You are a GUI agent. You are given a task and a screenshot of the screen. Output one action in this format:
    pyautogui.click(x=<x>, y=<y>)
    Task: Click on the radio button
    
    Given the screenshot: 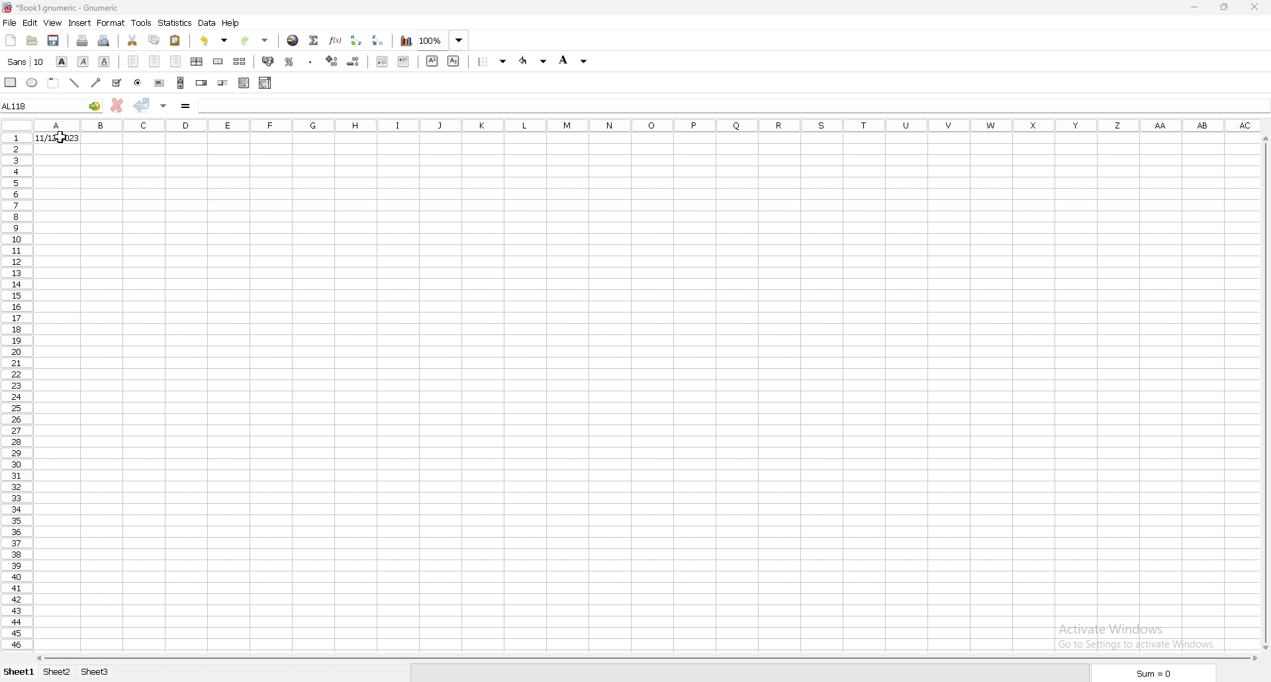 What is the action you would take?
    pyautogui.click(x=138, y=83)
    